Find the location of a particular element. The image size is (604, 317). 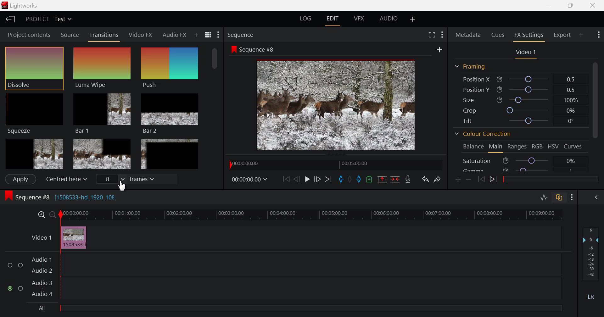

All is located at coordinates (297, 310).